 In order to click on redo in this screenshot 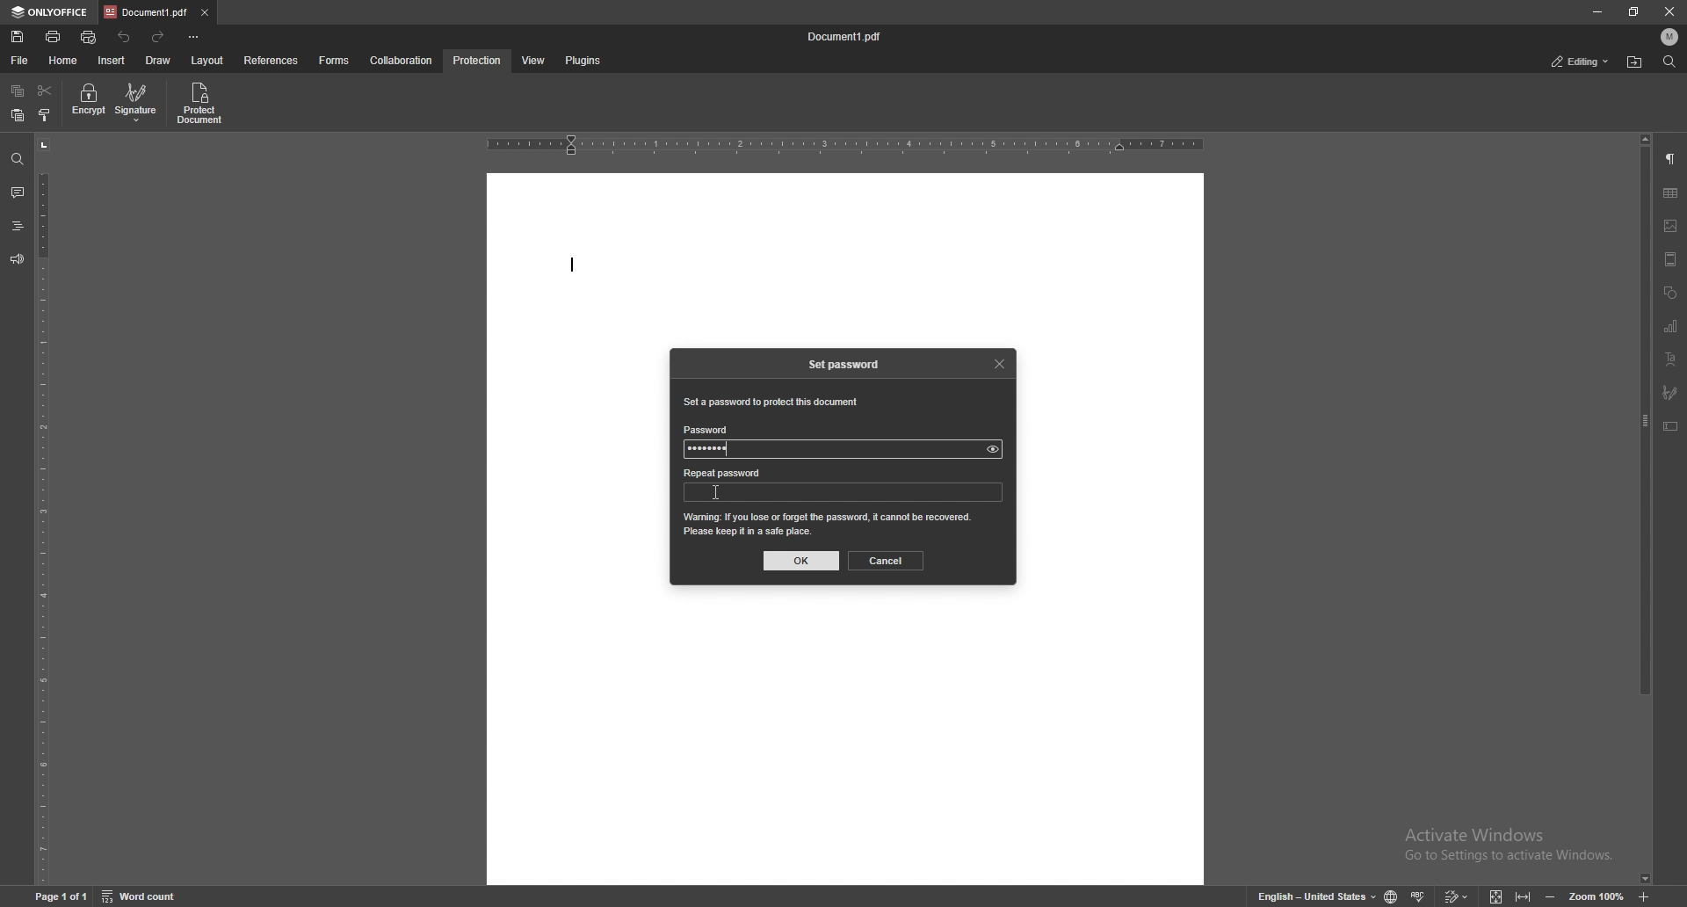, I will do `click(161, 38)`.